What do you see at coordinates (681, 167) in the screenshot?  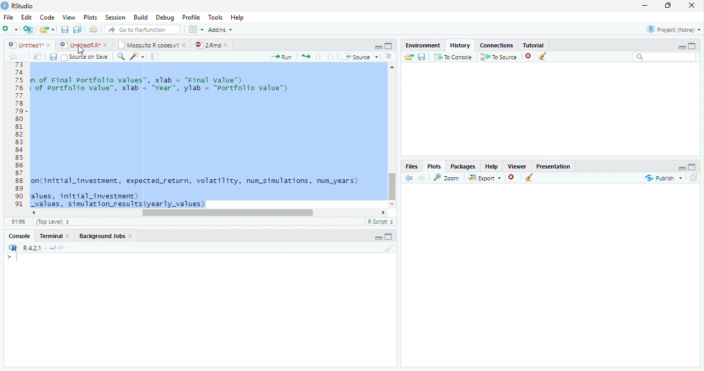 I see `Hide` at bounding box center [681, 167].